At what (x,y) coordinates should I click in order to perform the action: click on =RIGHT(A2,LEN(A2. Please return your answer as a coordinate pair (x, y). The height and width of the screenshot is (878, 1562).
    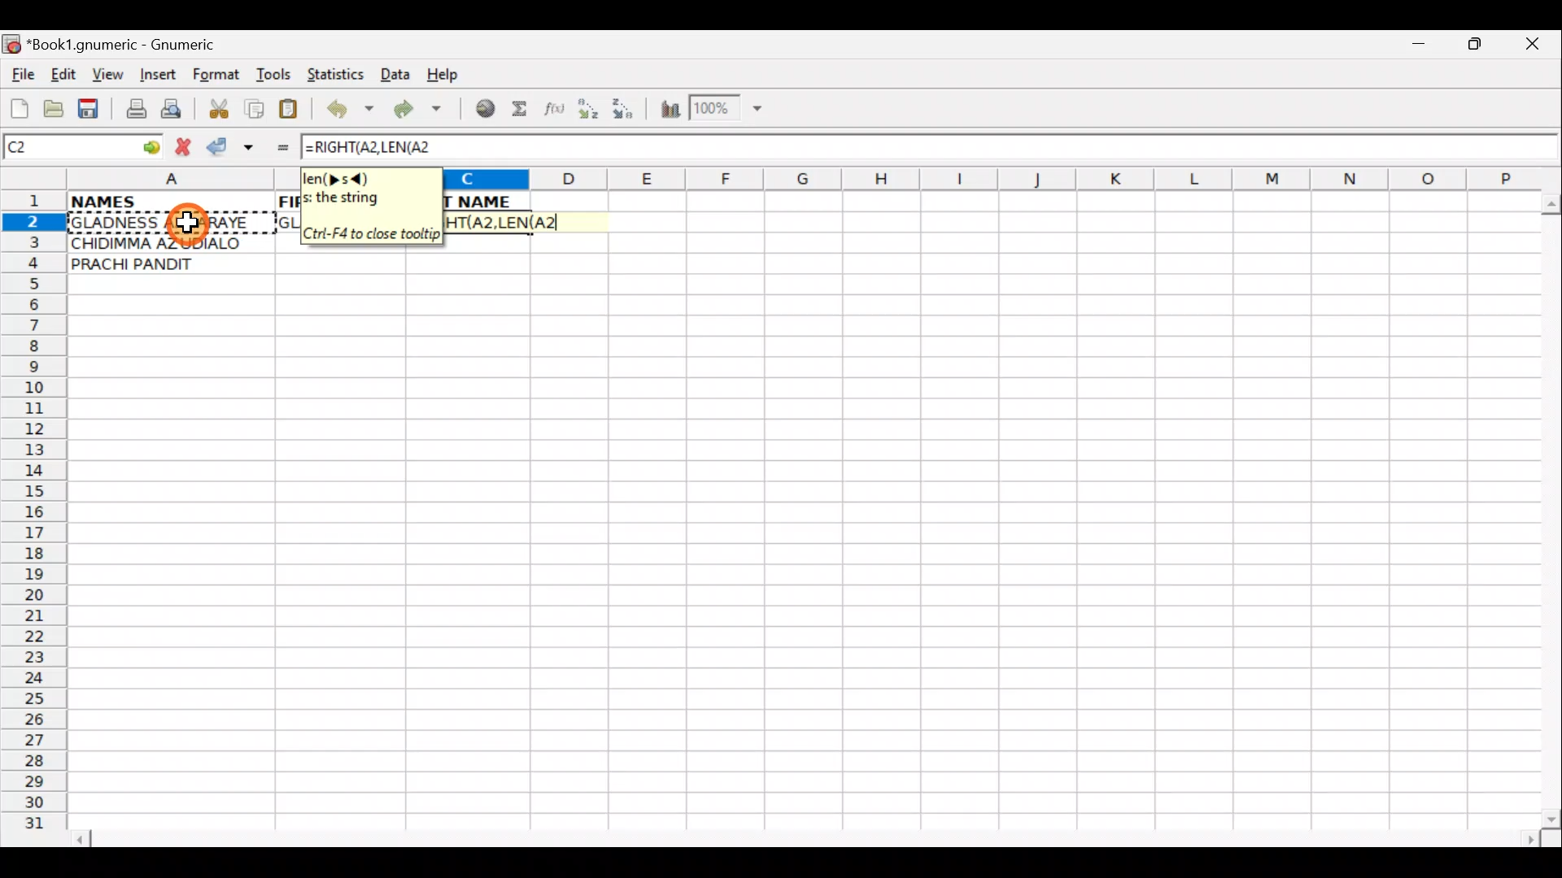
    Looking at the image, I should click on (366, 148).